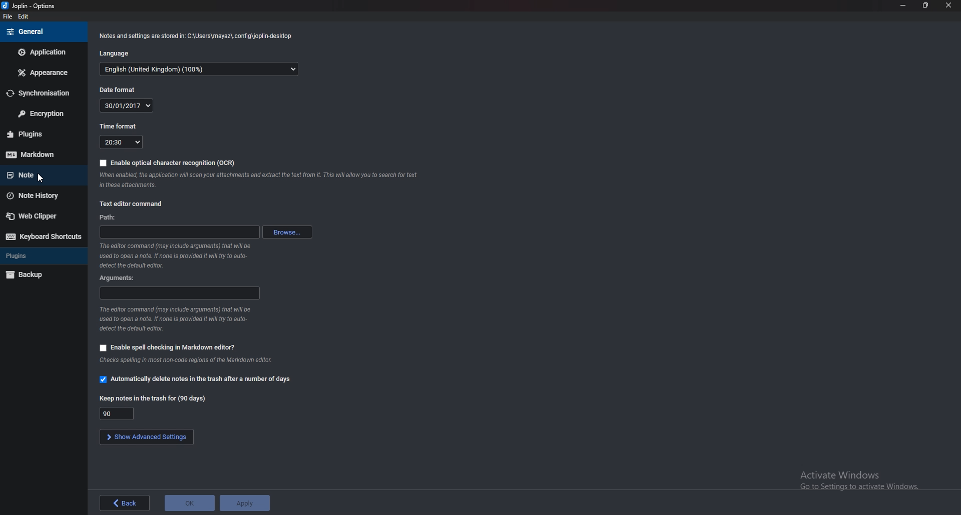 The image size is (961, 515). I want to click on Time format, so click(119, 125).